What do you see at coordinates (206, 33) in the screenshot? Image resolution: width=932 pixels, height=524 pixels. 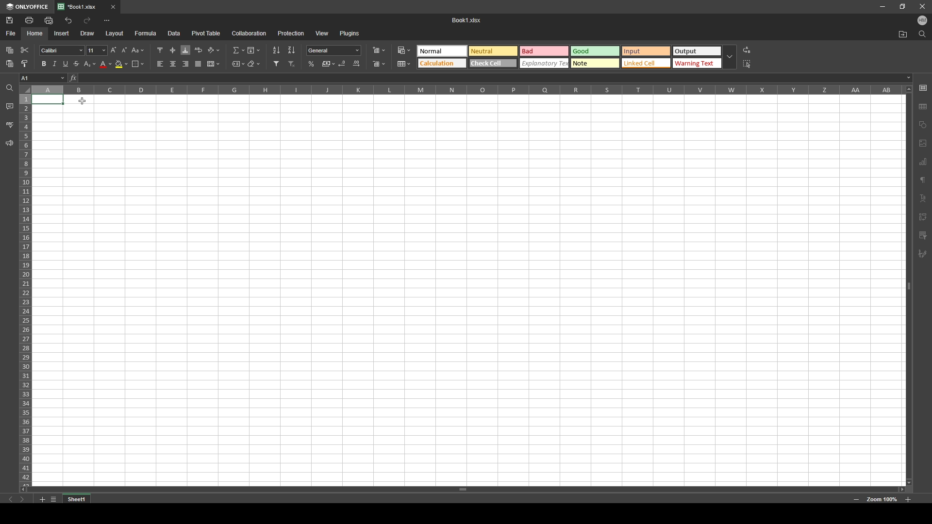 I see `pivot table` at bounding box center [206, 33].